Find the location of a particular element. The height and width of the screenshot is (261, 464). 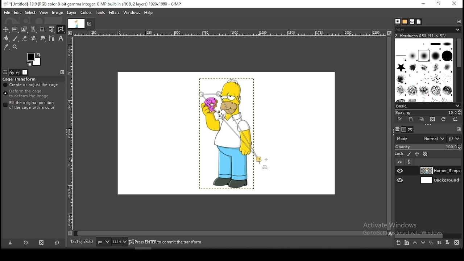

lock alpha channel is located at coordinates (425, 154).